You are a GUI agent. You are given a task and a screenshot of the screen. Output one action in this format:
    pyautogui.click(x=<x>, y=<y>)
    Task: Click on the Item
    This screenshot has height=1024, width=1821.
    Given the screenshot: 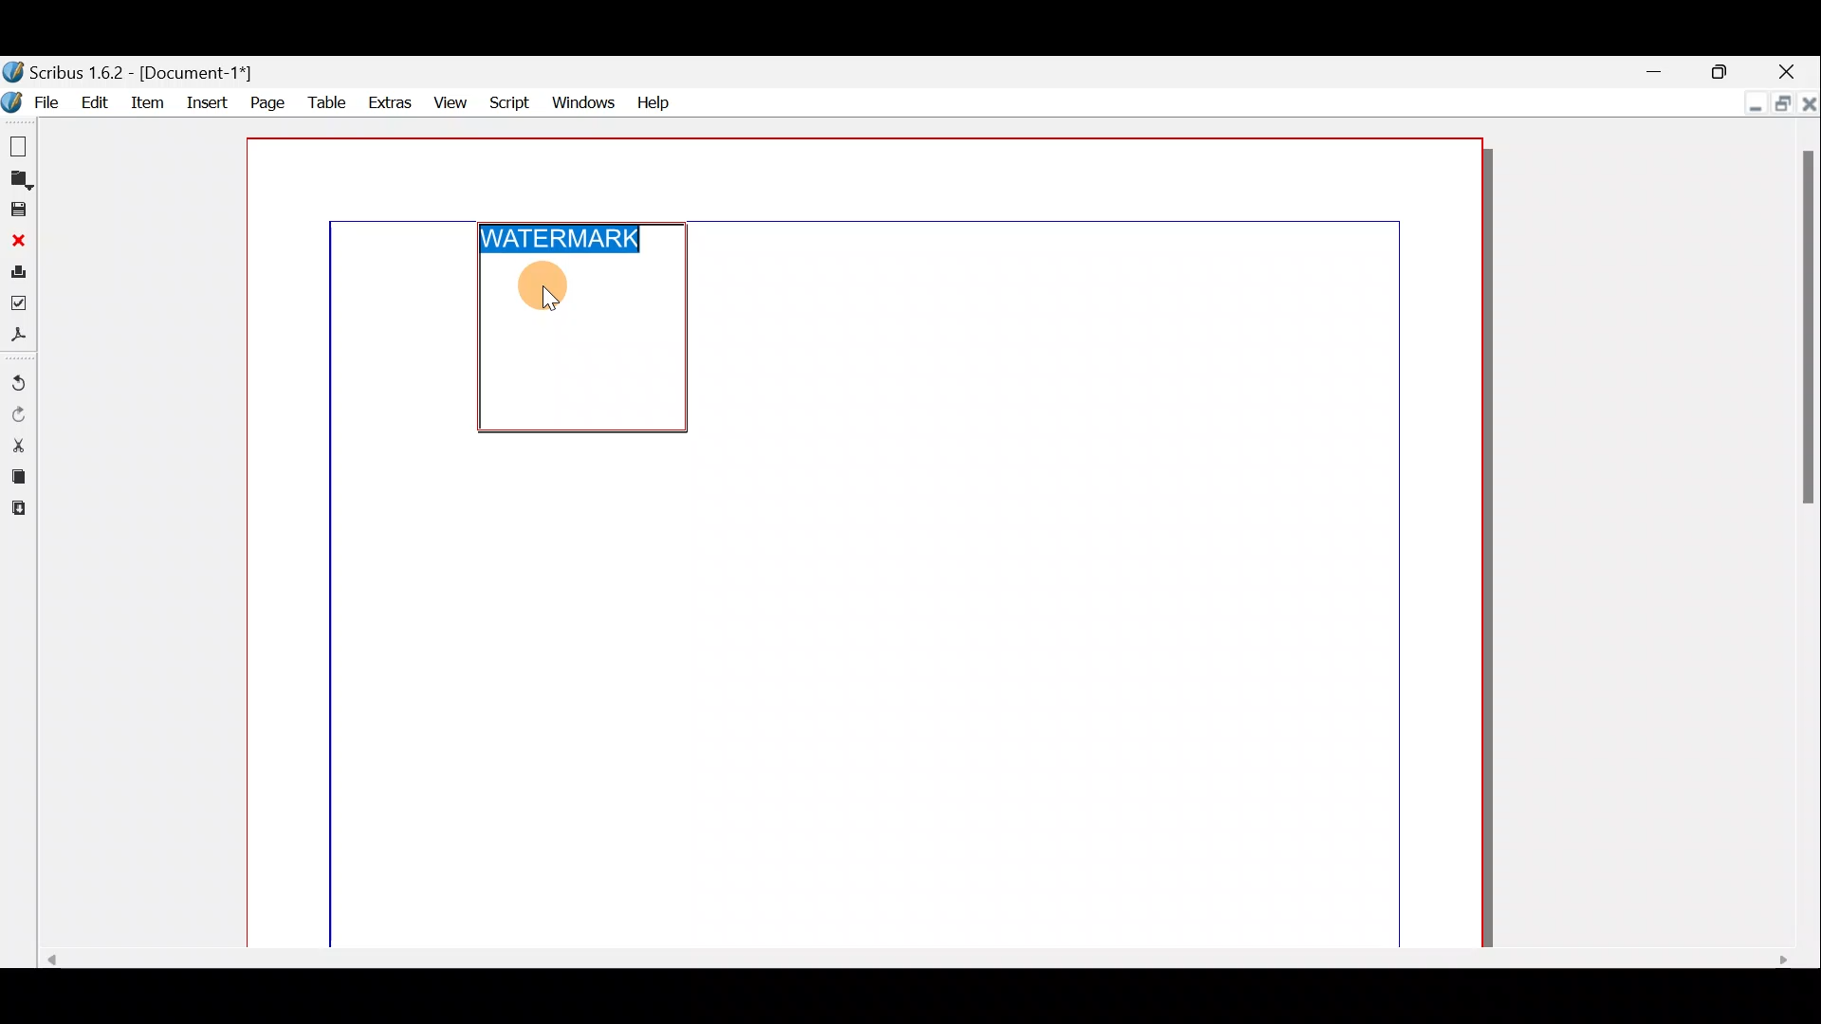 What is the action you would take?
    pyautogui.click(x=152, y=101)
    